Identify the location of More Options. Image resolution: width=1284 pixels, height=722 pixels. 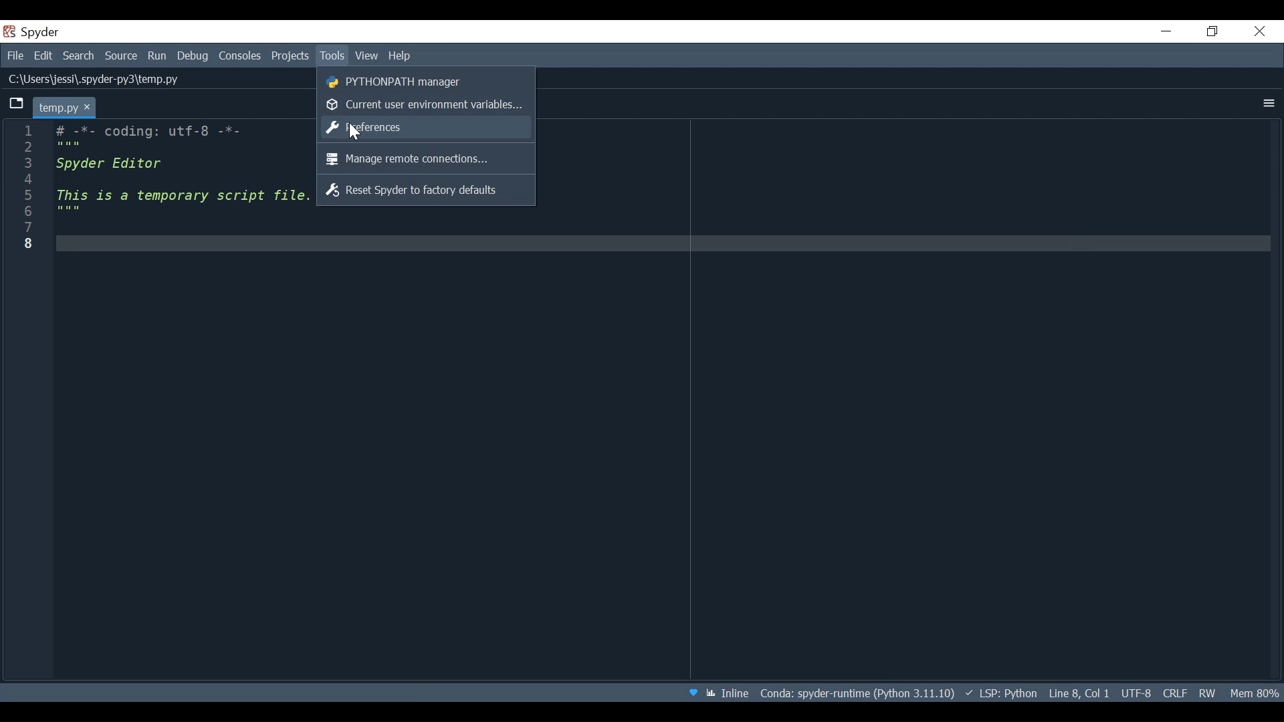
(1269, 103).